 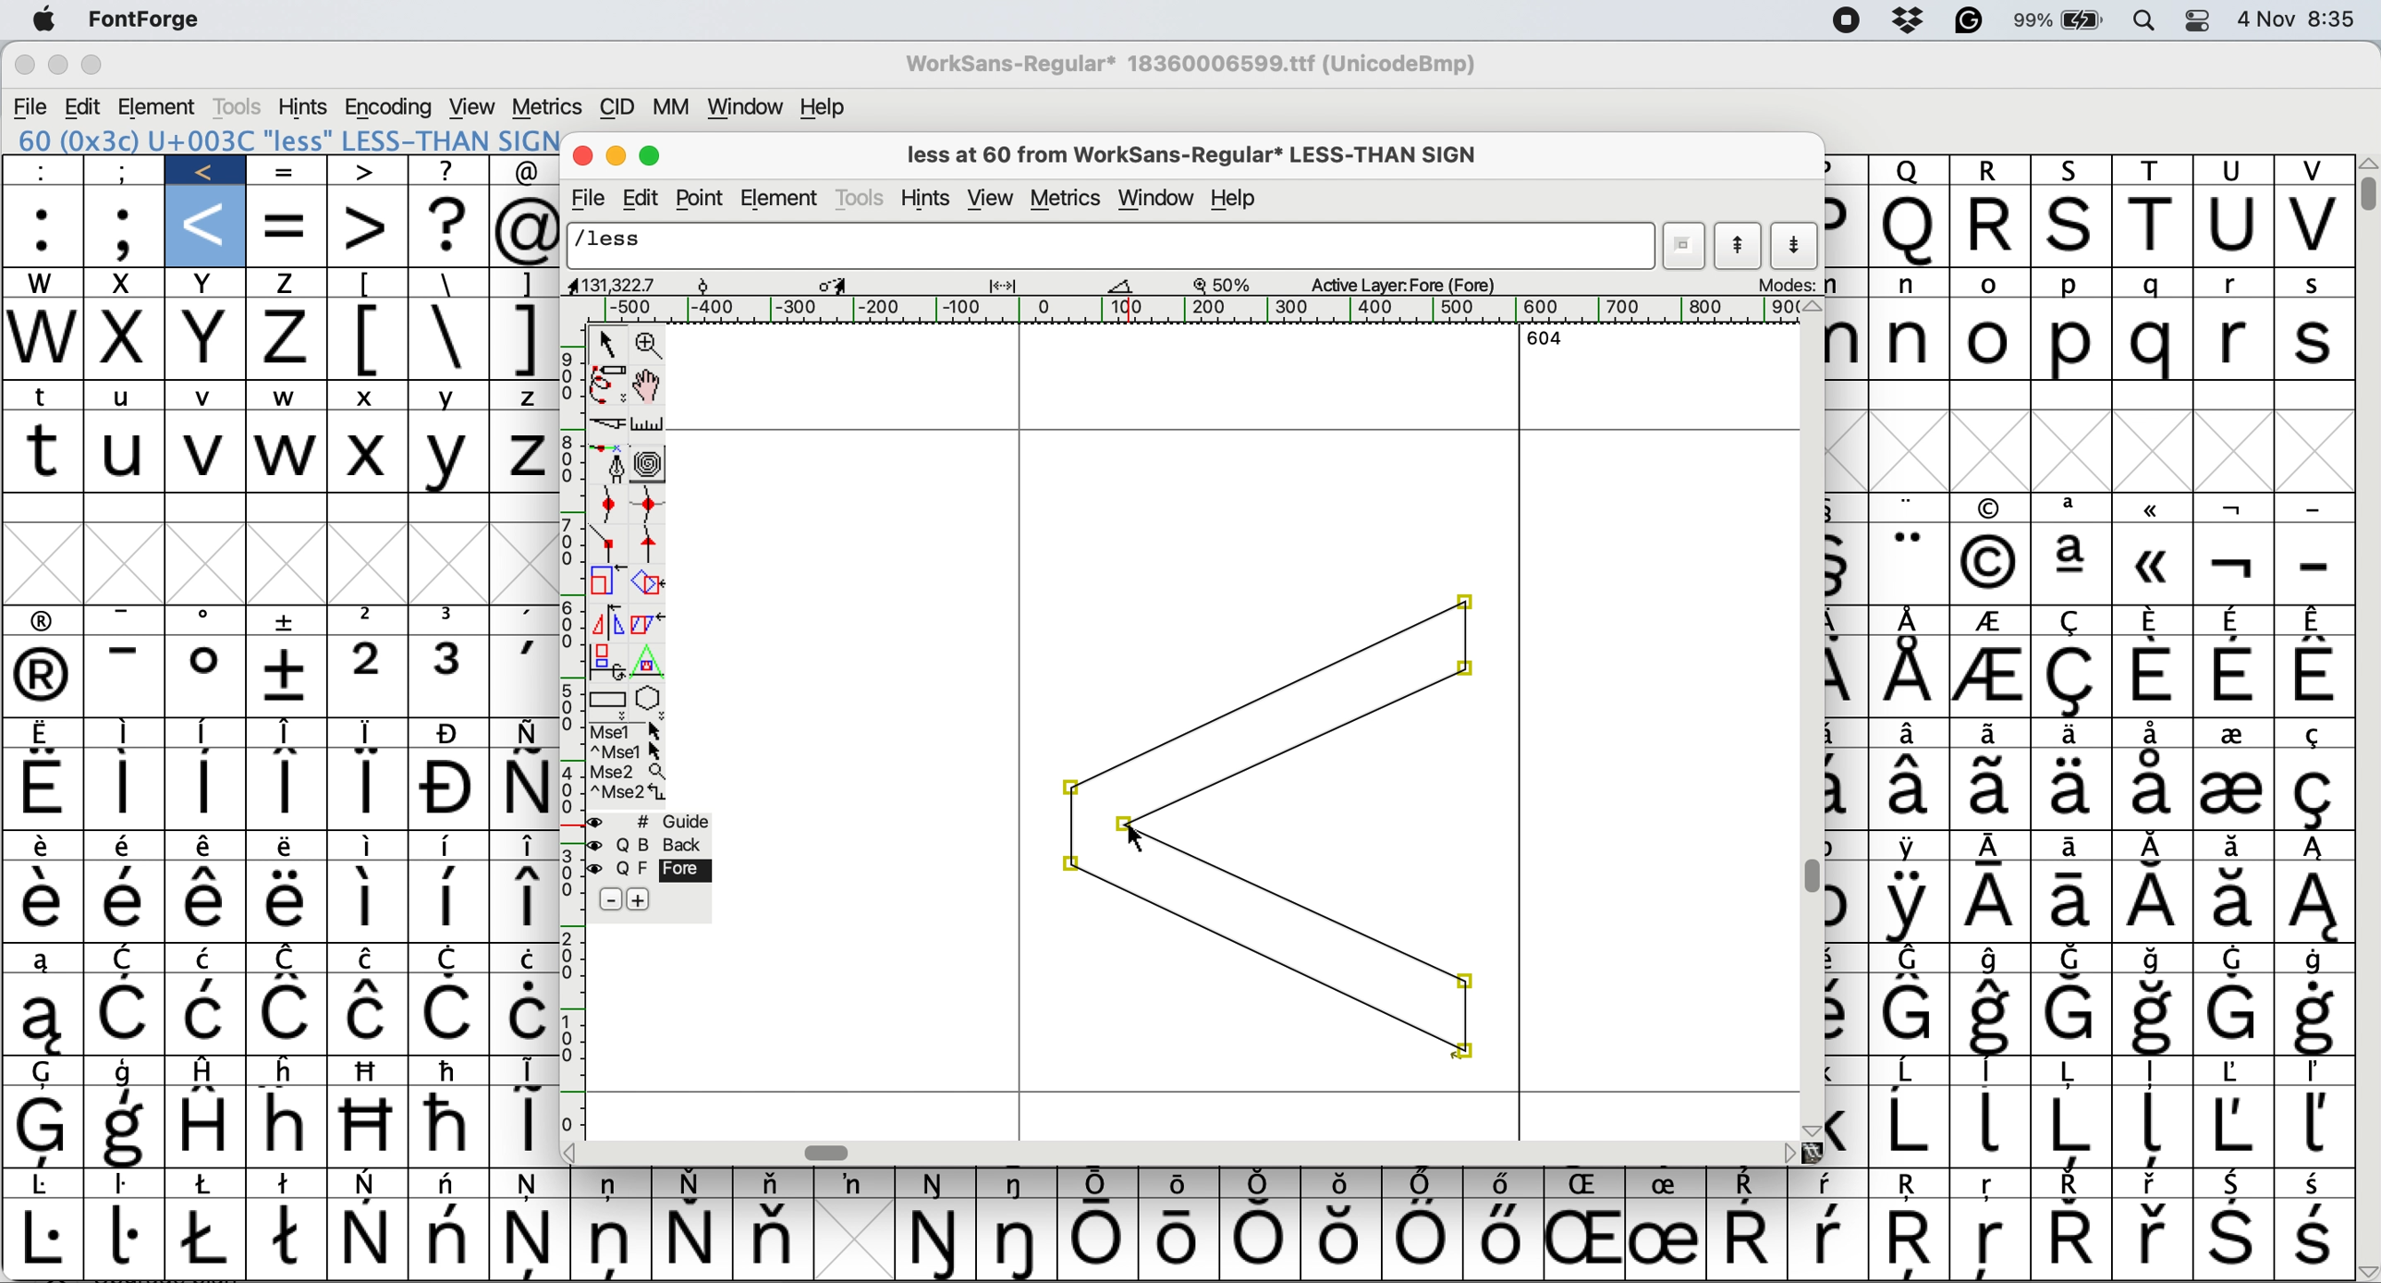 I want to click on Symbol, so click(x=1826, y=1240).